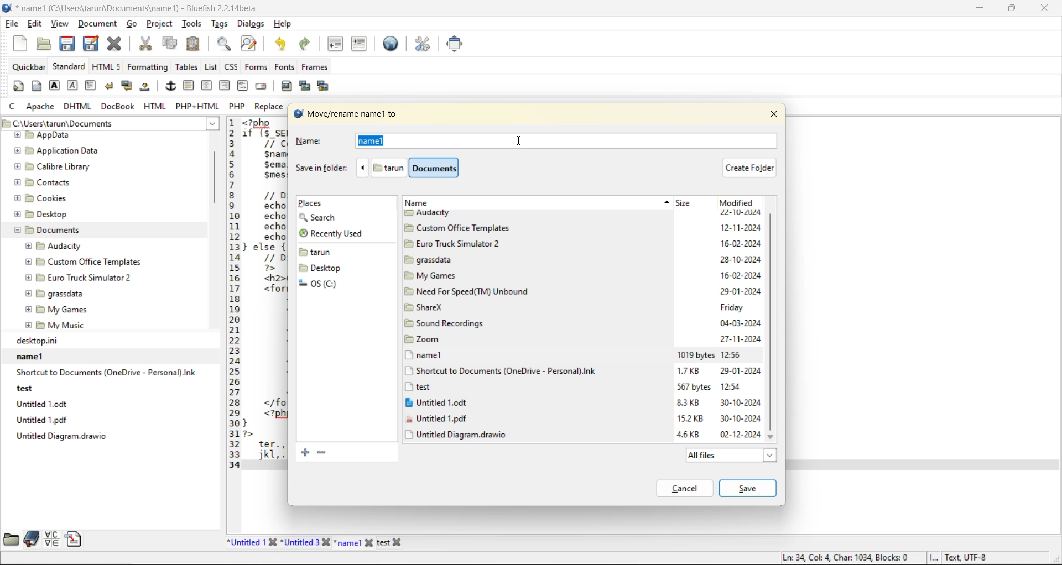 The width and height of the screenshot is (1062, 565). What do you see at coordinates (363, 168) in the screenshot?
I see `previous folder` at bounding box center [363, 168].